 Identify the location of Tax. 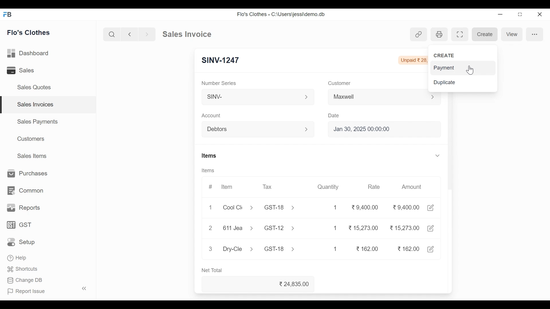
(268, 187).